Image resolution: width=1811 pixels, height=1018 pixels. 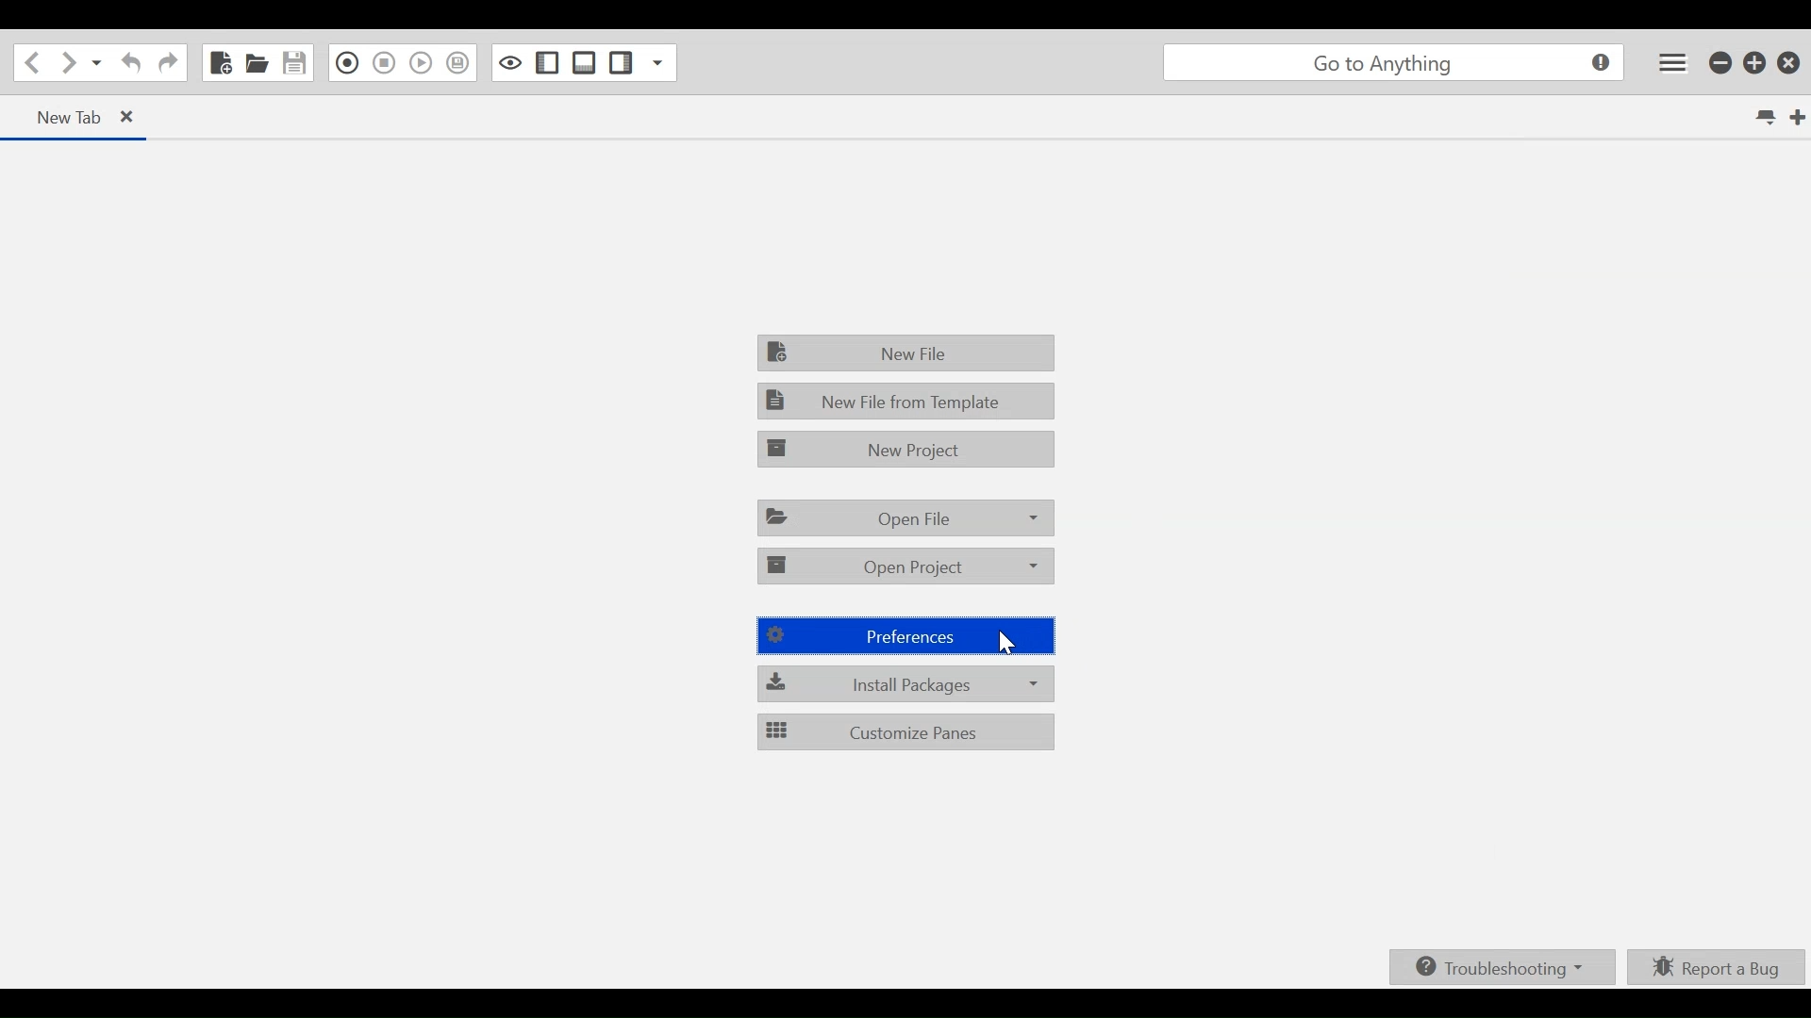 I want to click on List of tabs, so click(x=1763, y=118).